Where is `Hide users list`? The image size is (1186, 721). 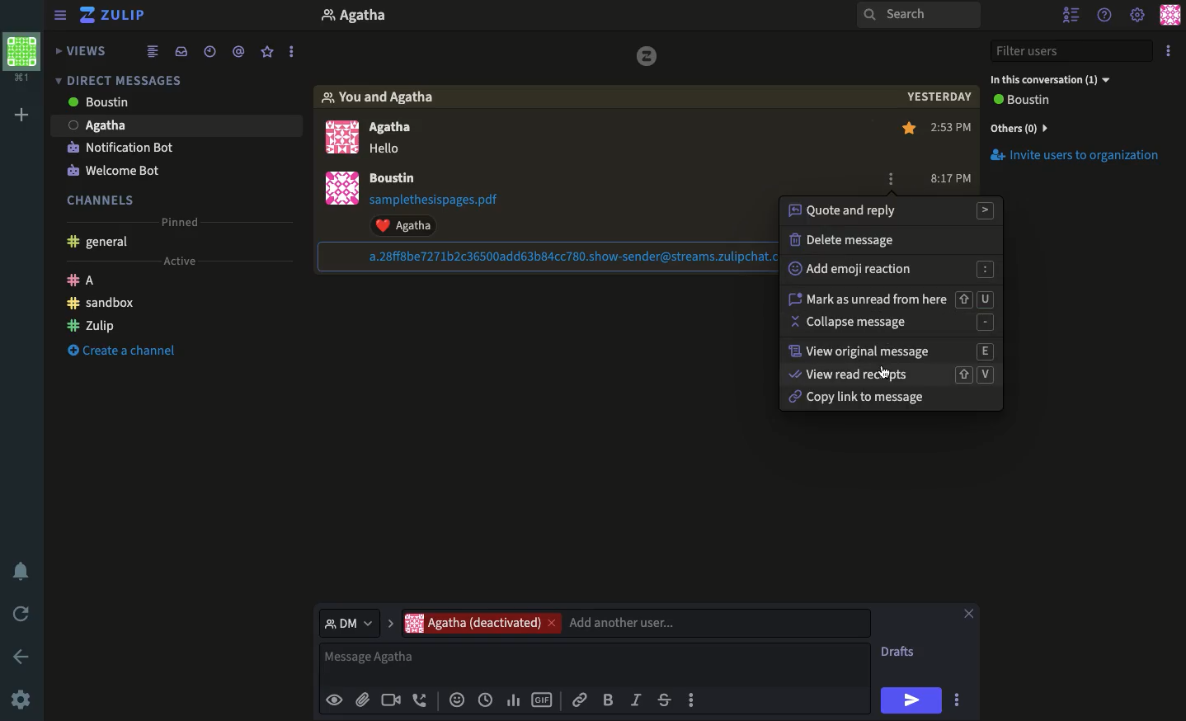 Hide users list is located at coordinates (1071, 13).